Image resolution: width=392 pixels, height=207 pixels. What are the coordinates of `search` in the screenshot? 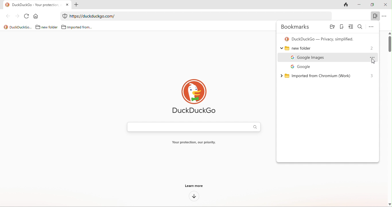 It's located at (360, 27).